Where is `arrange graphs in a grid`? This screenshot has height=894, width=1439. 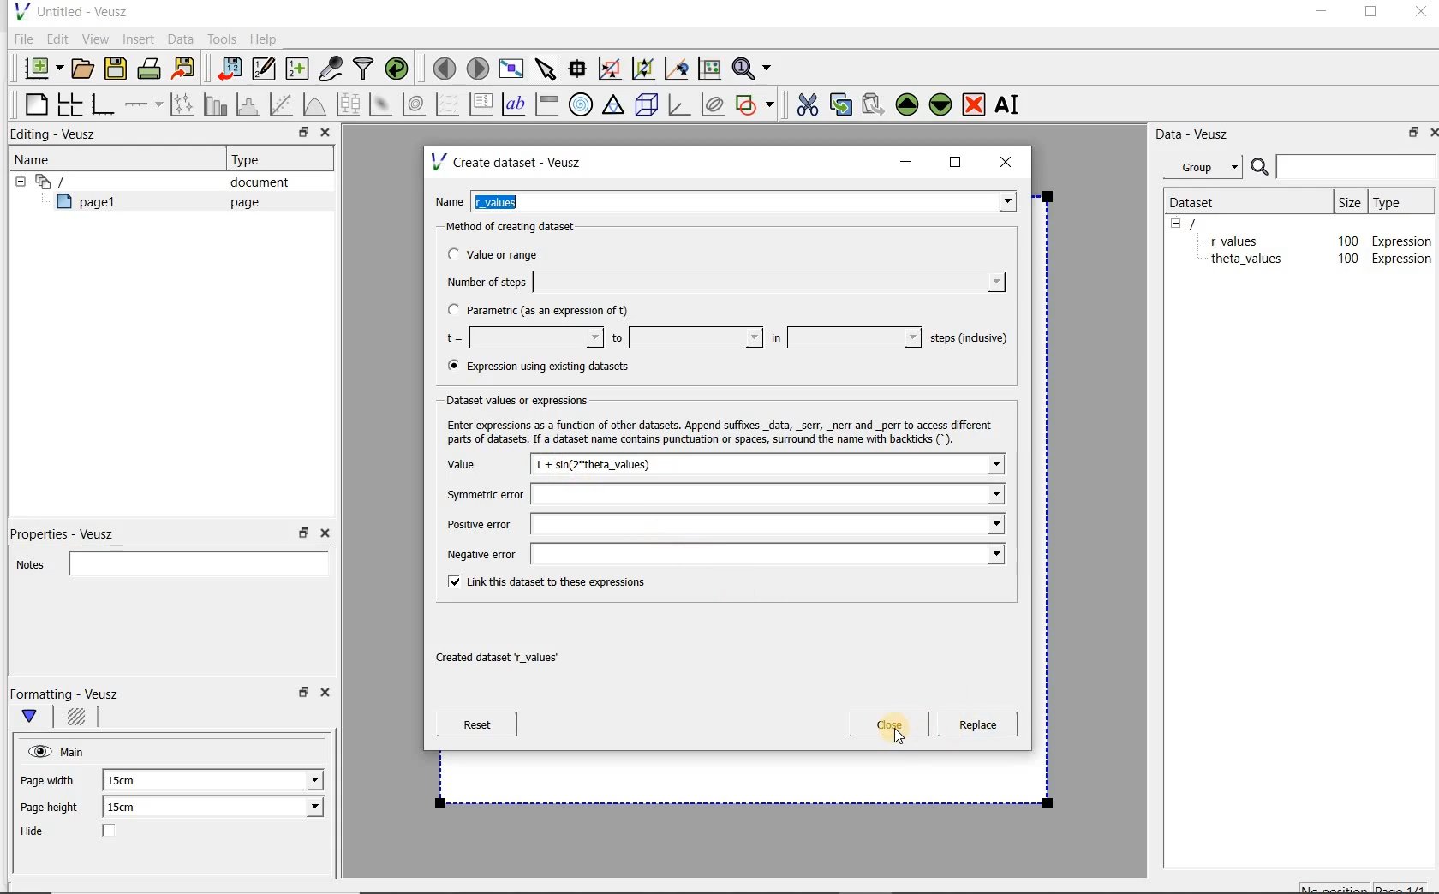 arrange graphs in a grid is located at coordinates (69, 104).